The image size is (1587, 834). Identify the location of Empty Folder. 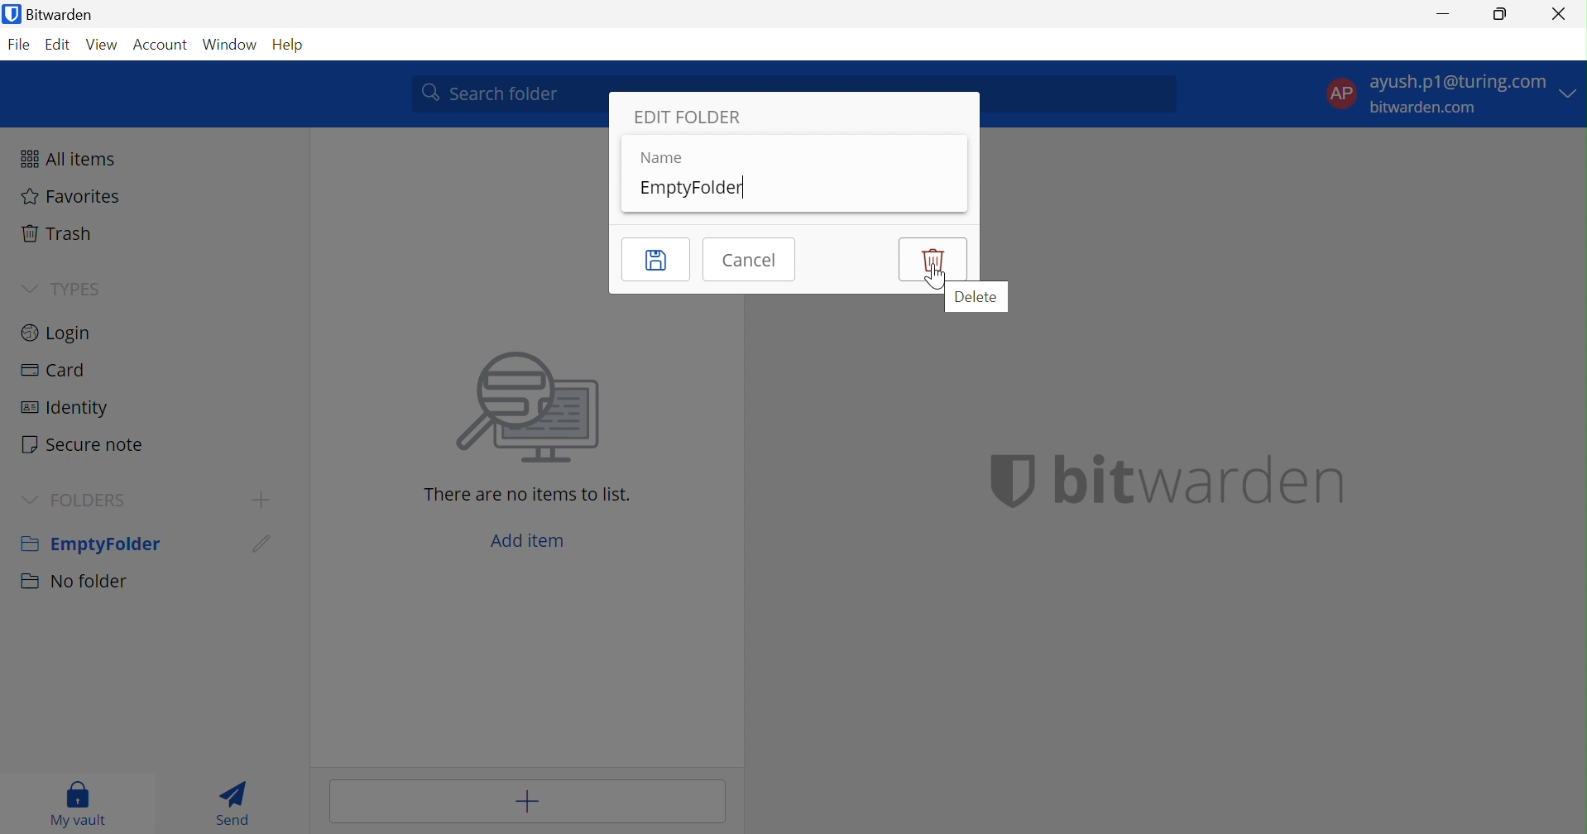
(89, 546).